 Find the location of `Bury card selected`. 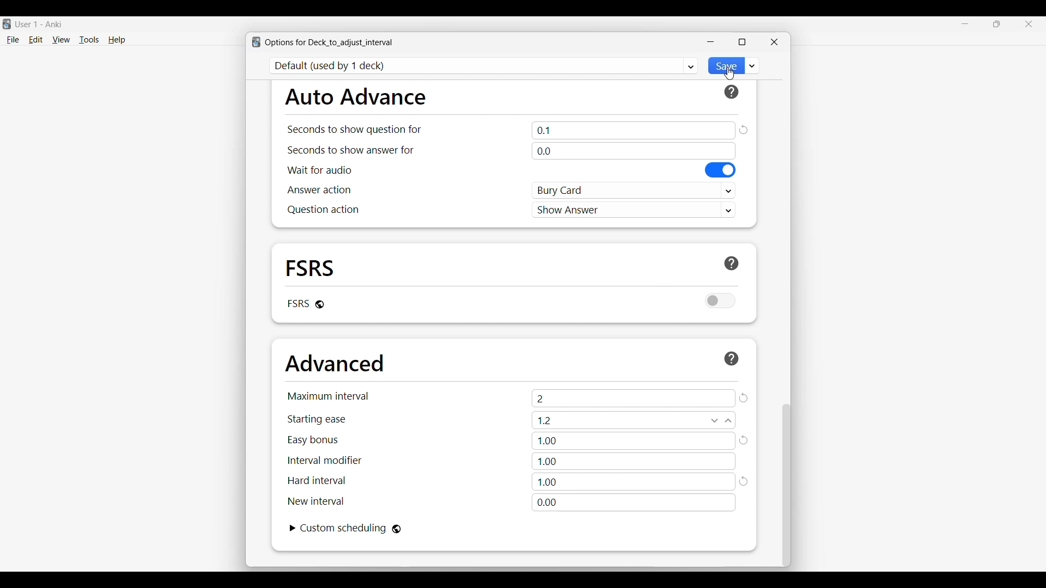

Bury card selected is located at coordinates (634, 191).